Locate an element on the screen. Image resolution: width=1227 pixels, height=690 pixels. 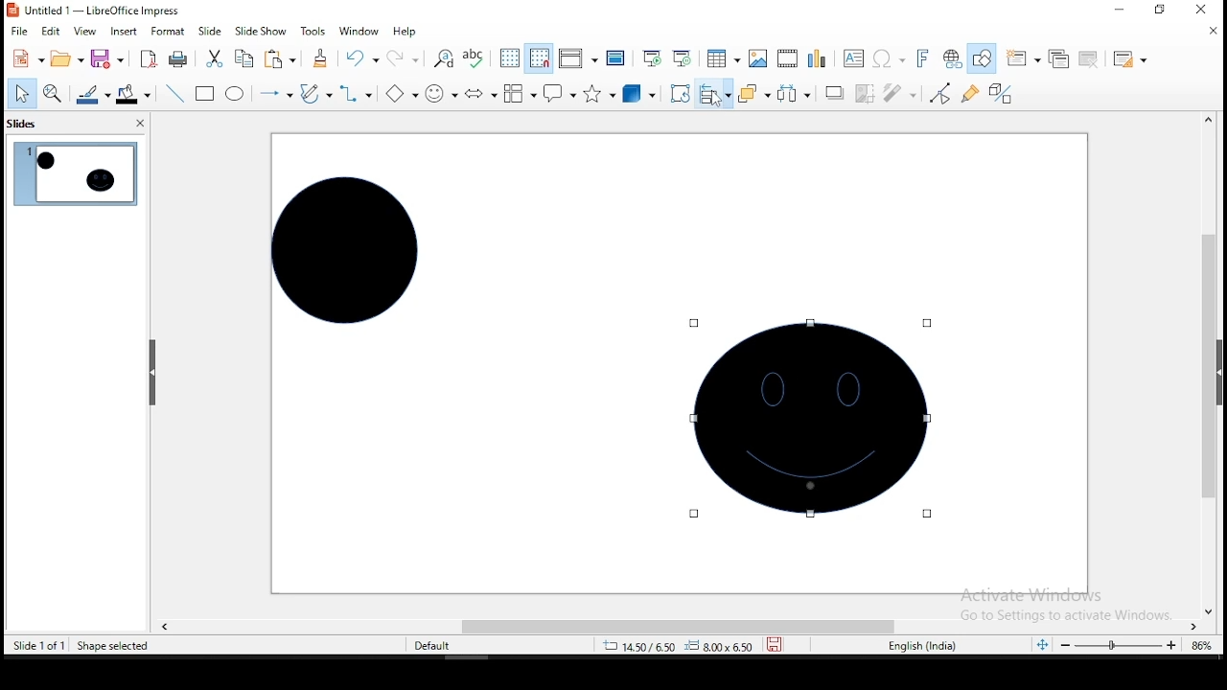
12.58/3.97 is located at coordinates (645, 645).